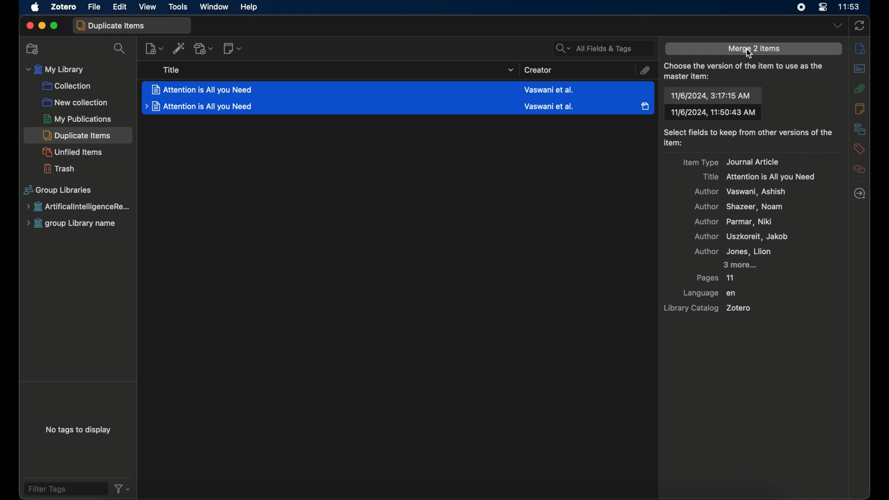 This screenshot has height=500, width=889. Describe the element at coordinates (751, 138) in the screenshot. I see `select fields to keep from other versions of the item` at that location.